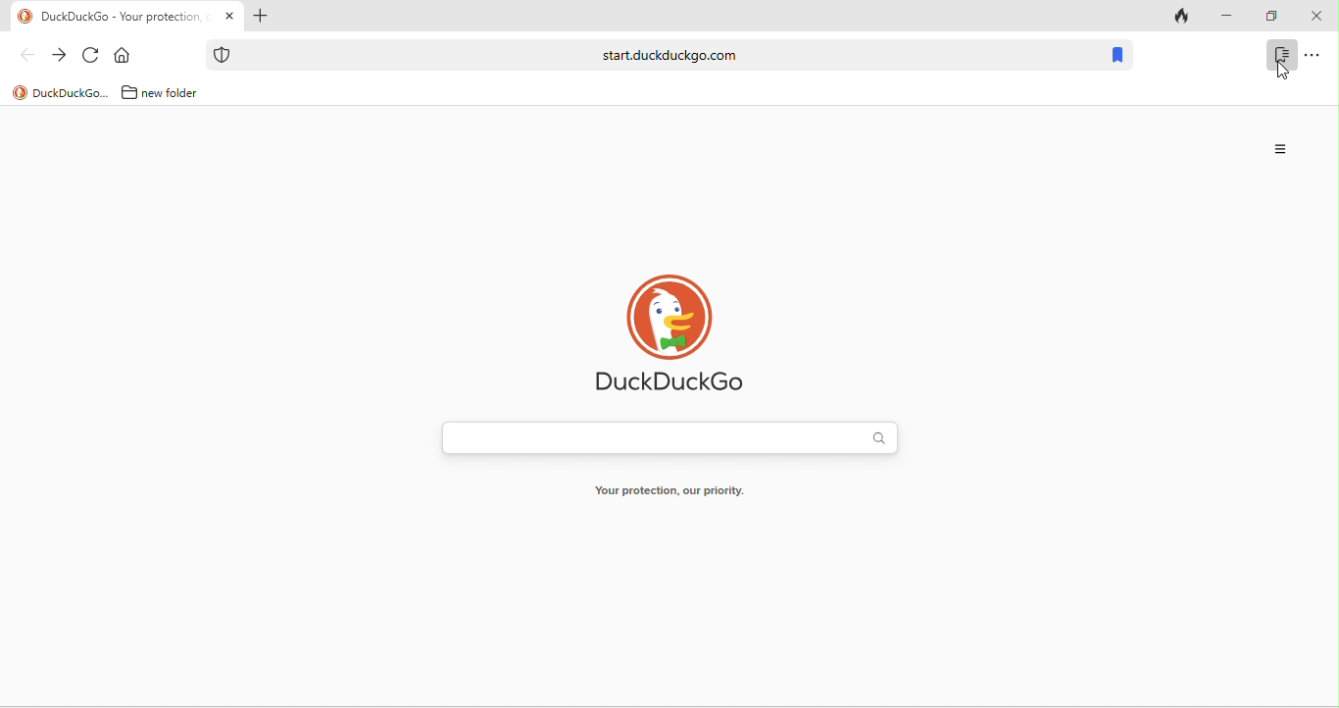 This screenshot has height=708, width=1339. I want to click on close tab, so click(229, 15).